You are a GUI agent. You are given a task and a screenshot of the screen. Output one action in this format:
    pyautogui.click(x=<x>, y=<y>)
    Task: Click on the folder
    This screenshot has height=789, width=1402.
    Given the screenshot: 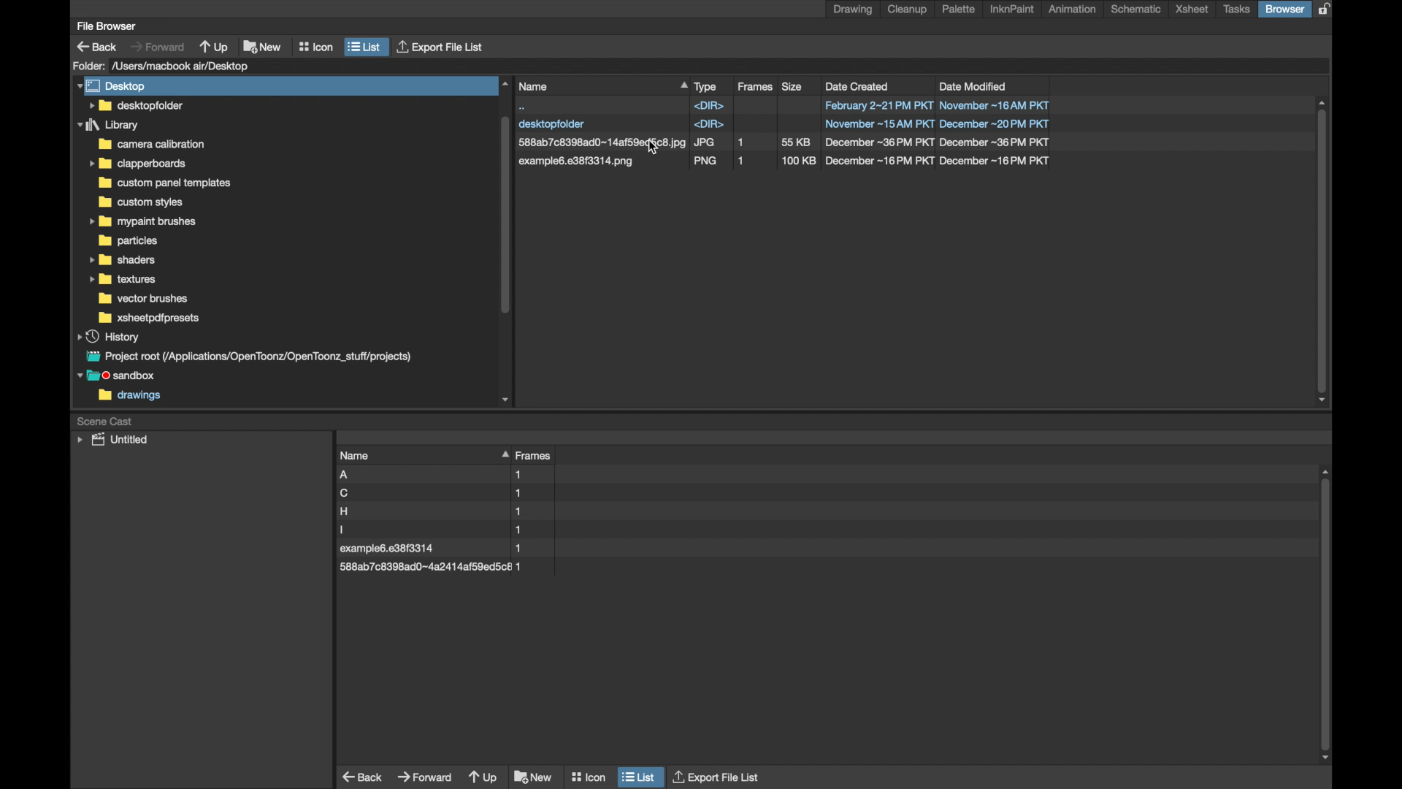 What is the action you would take?
    pyautogui.click(x=109, y=125)
    